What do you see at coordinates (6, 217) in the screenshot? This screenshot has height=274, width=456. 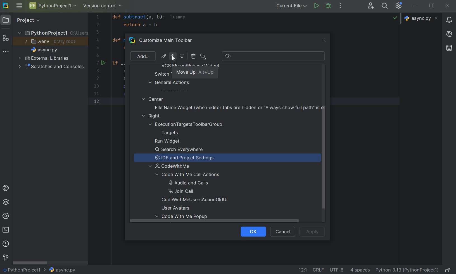 I see `SERVICES` at bounding box center [6, 217].